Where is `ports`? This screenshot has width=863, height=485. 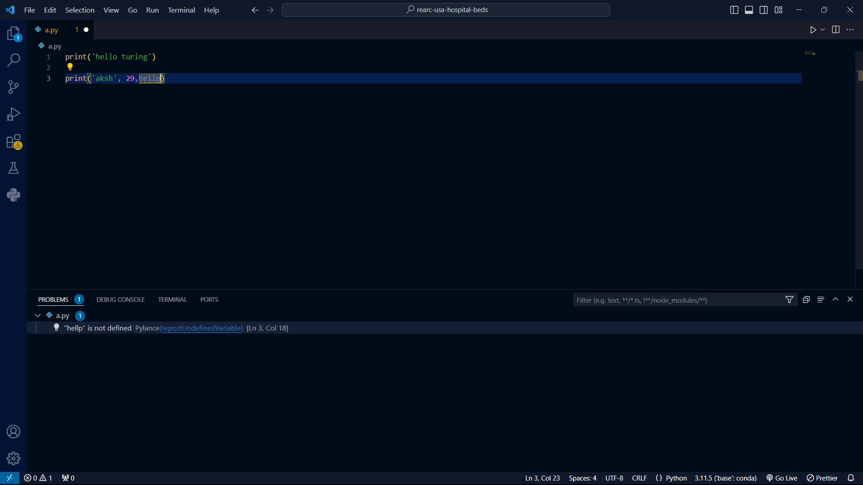 ports is located at coordinates (212, 299).